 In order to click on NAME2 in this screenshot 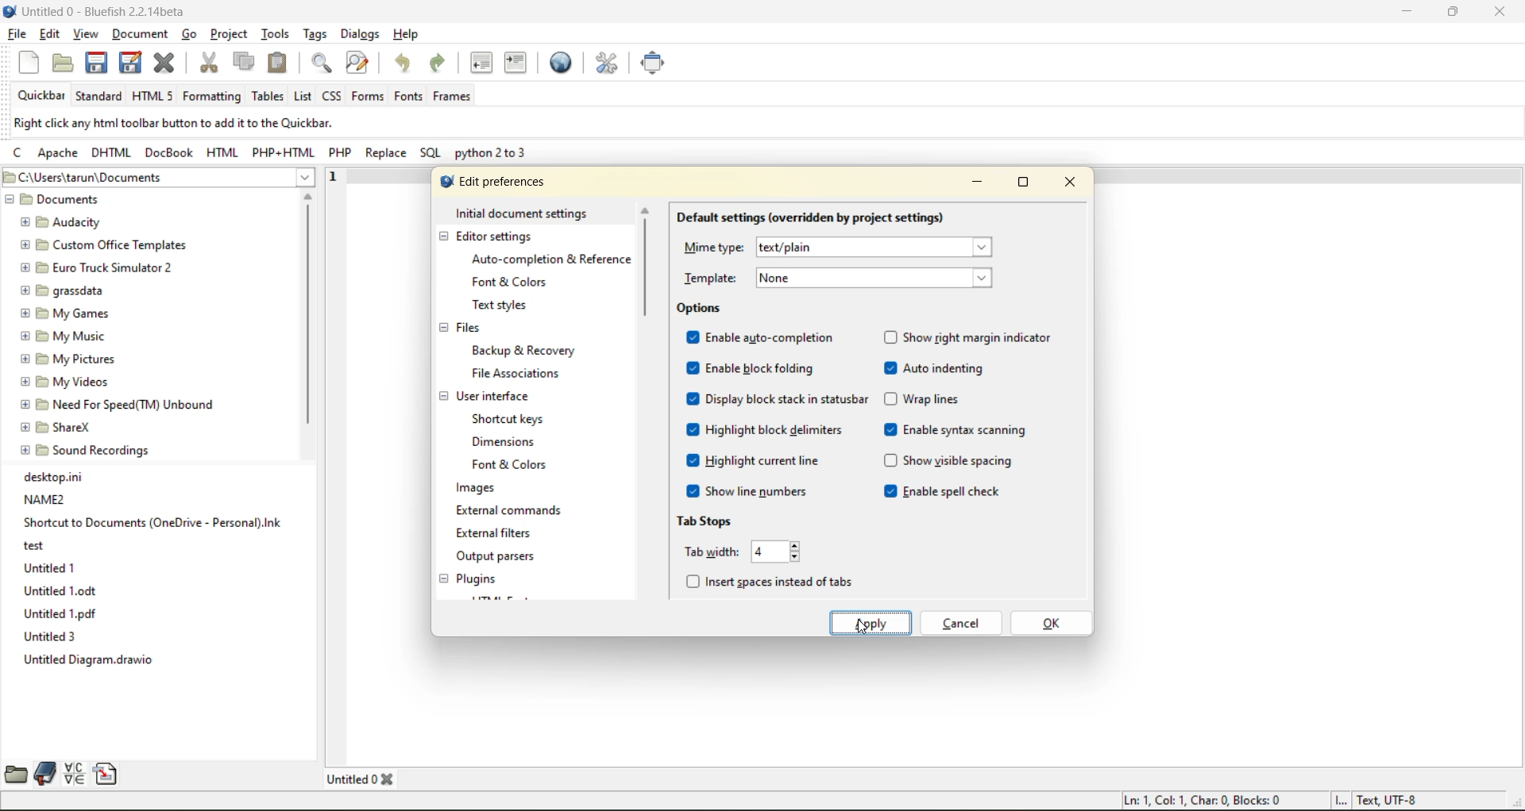, I will do `click(45, 498)`.